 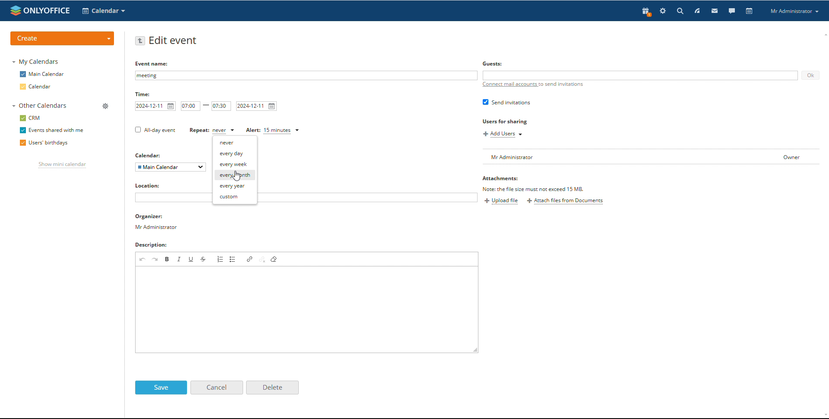 I want to click on edit event, so click(x=174, y=41).